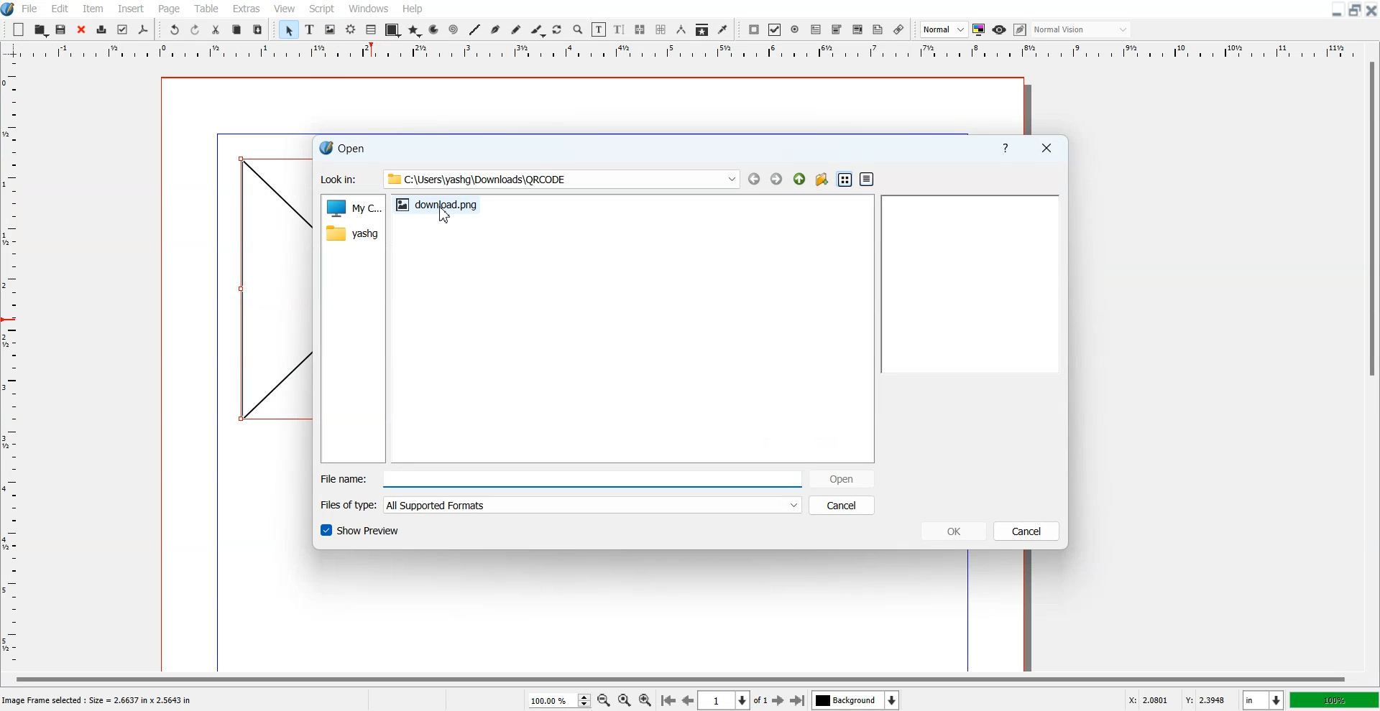 The image size is (1380, 711). What do you see at coordinates (81, 29) in the screenshot?
I see `Close` at bounding box center [81, 29].